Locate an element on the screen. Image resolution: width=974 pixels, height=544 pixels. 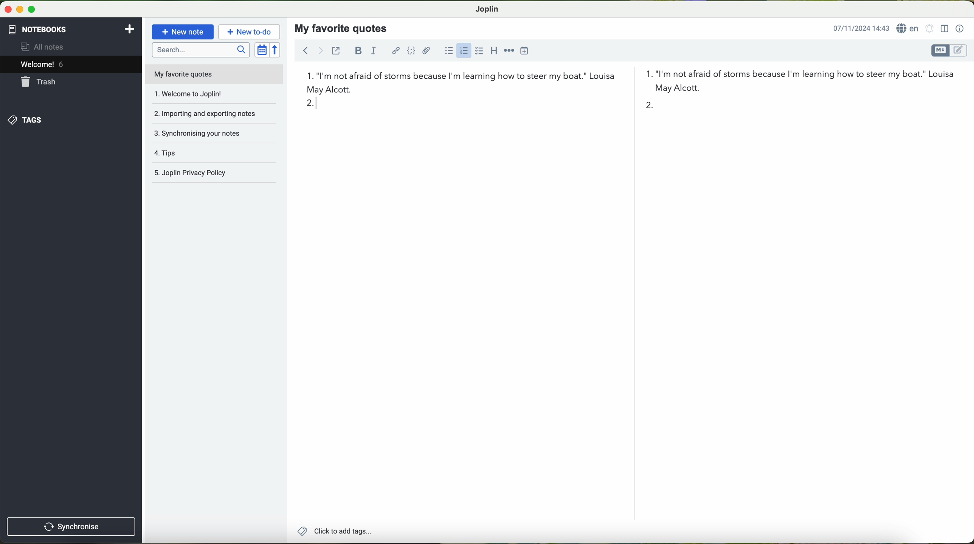
heading is located at coordinates (495, 51).